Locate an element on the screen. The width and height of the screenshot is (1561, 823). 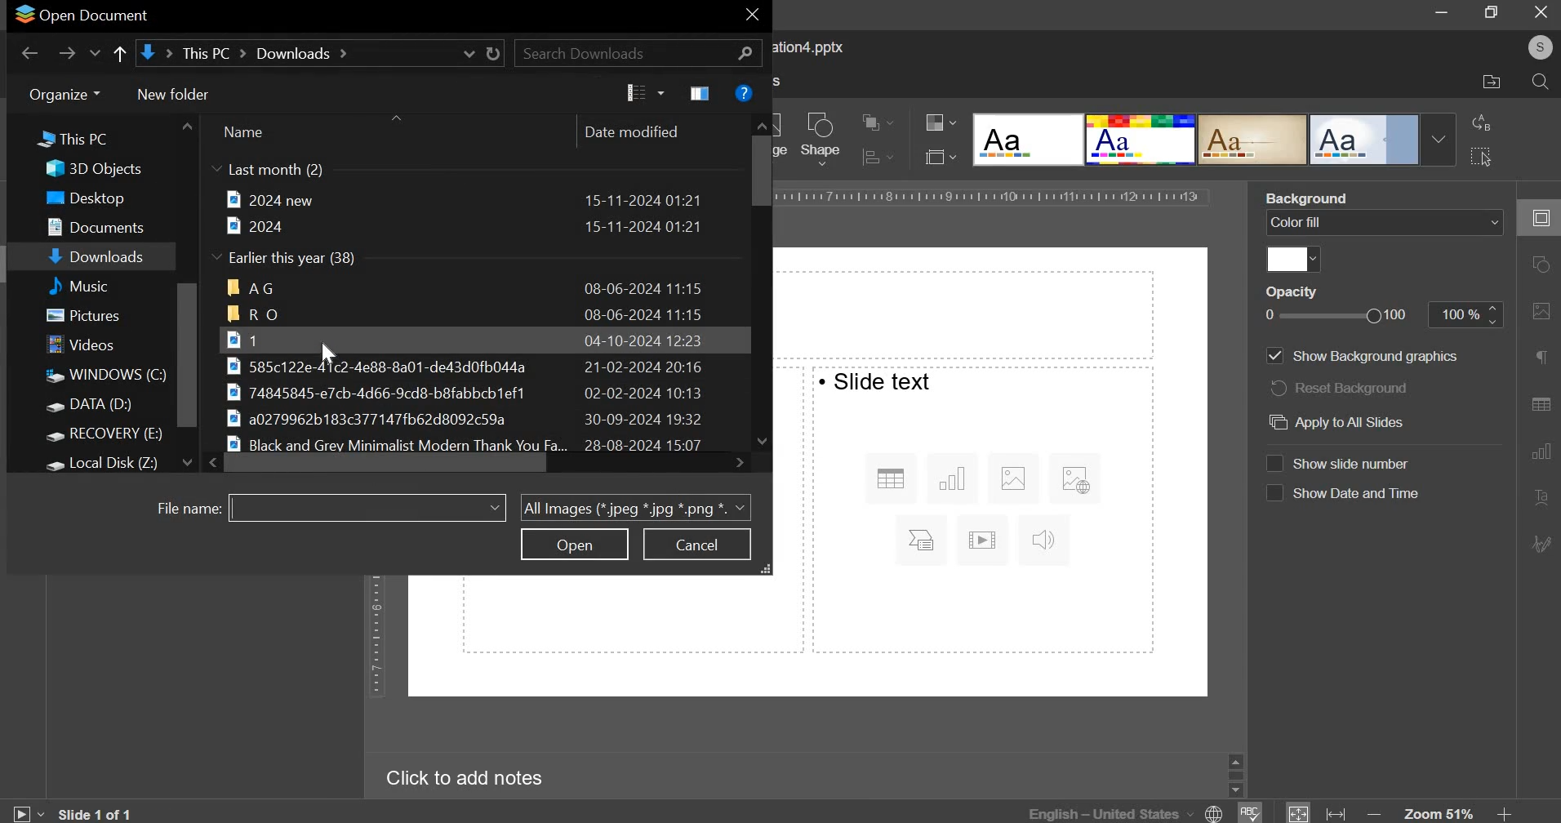
this pc is located at coordinates (64, 141).